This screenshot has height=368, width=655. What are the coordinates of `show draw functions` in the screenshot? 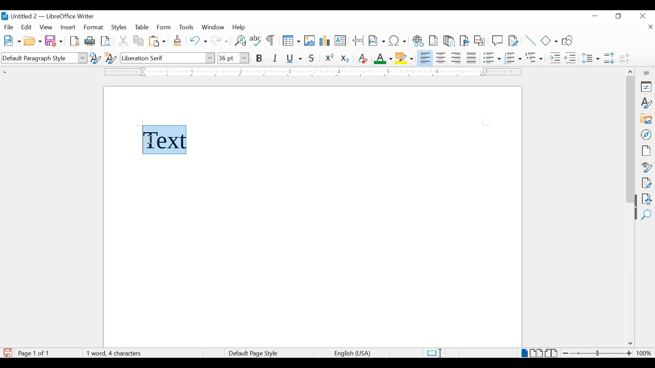 It's located at (570, 40).